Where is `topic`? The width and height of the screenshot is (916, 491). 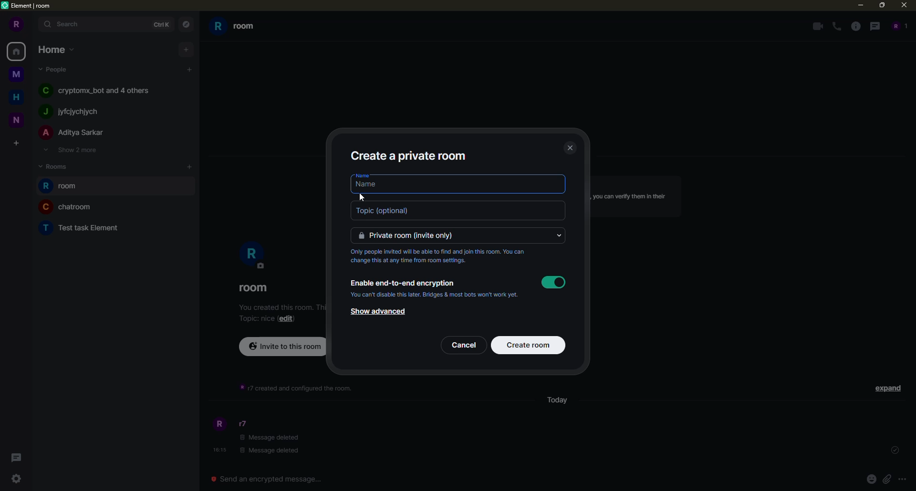
topic is located at coordinates (459, 210).